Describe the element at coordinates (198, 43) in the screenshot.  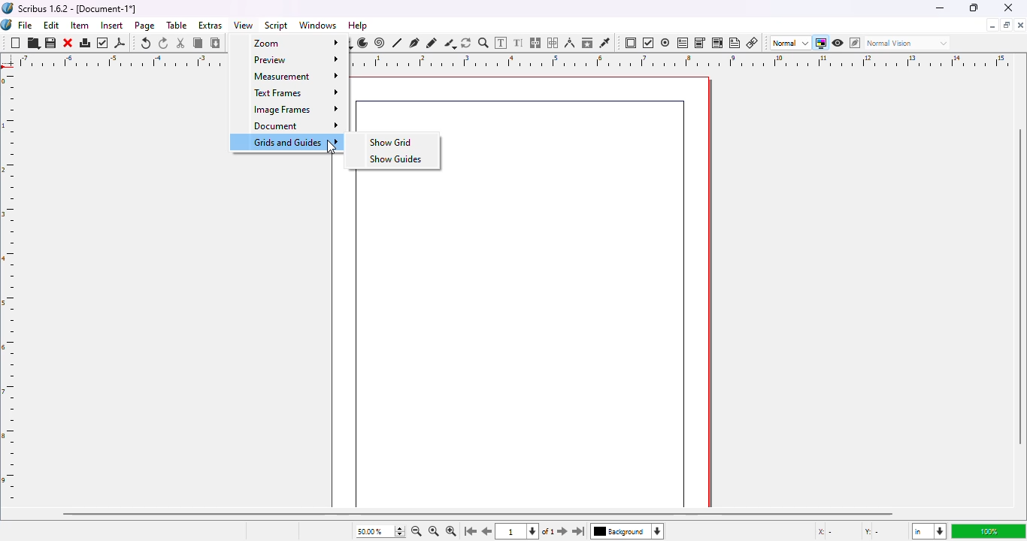
I see `copy` at that location.